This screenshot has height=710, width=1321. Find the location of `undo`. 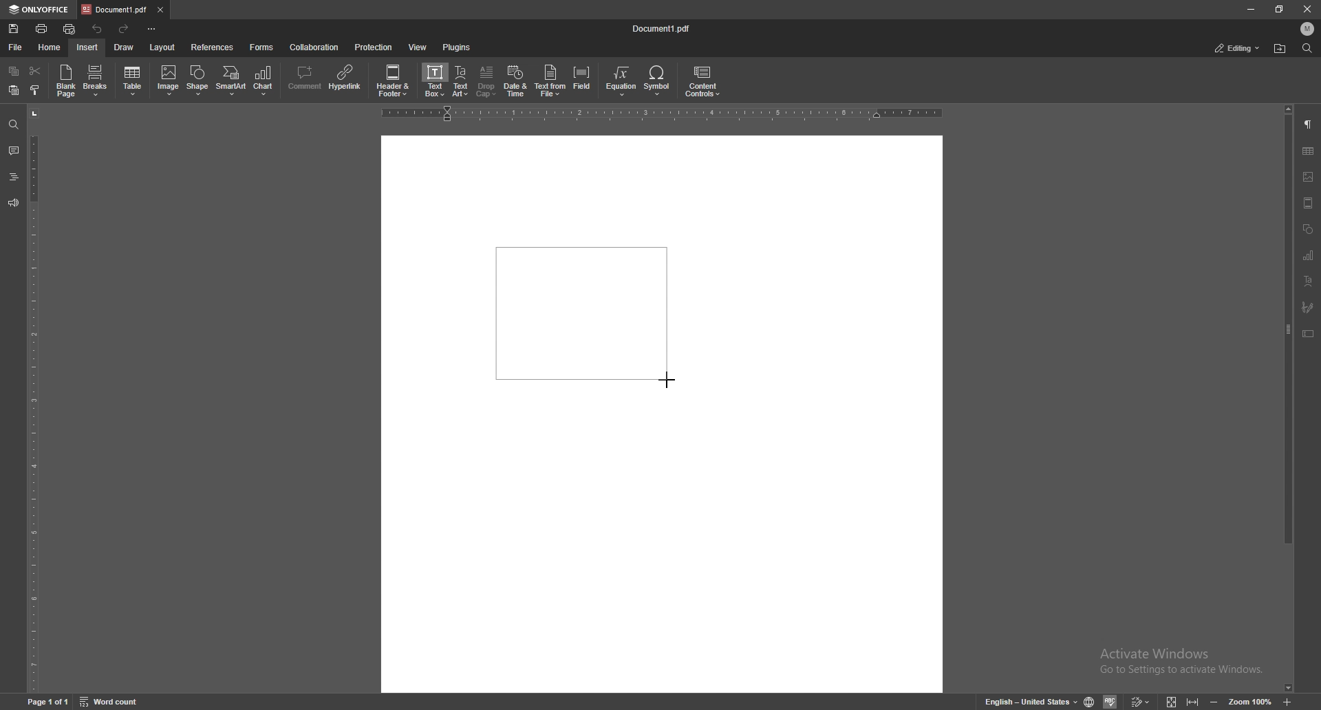

undo is located at coordinates (99, 29).